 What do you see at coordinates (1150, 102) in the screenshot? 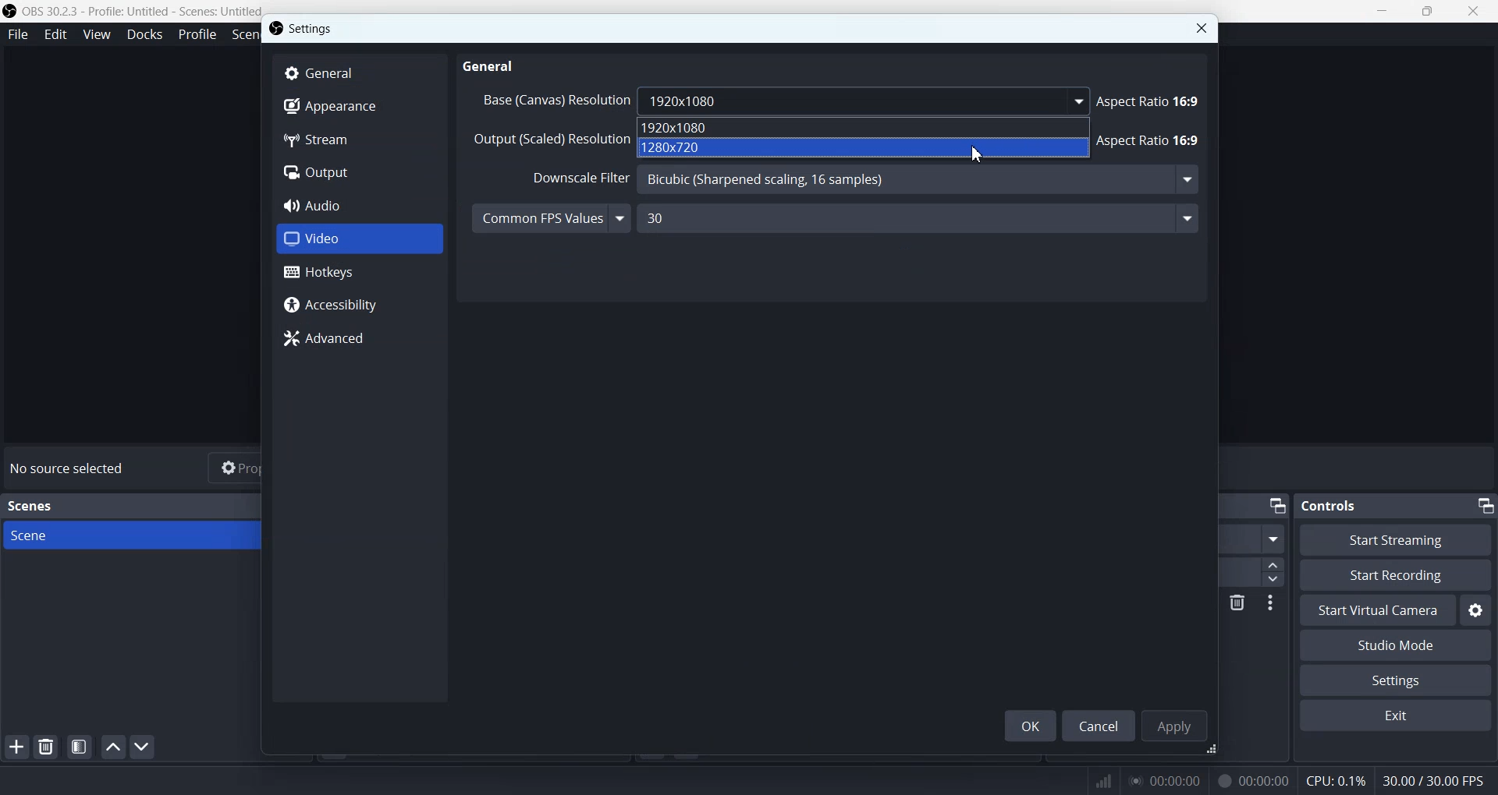
I see `Aspect Ratio 16:9` at bounding box center [1150, 102].